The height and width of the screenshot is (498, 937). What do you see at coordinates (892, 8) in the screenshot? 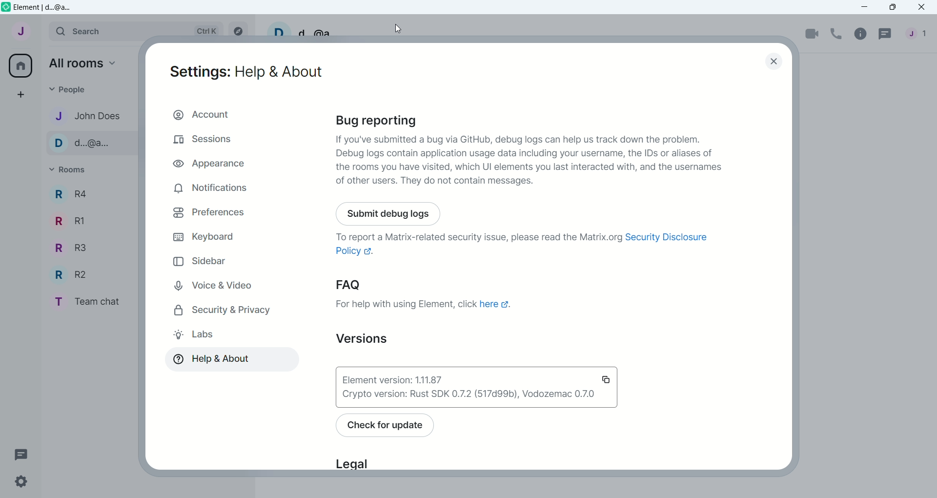
I see `Maximize` at bounding box center [892, 8].